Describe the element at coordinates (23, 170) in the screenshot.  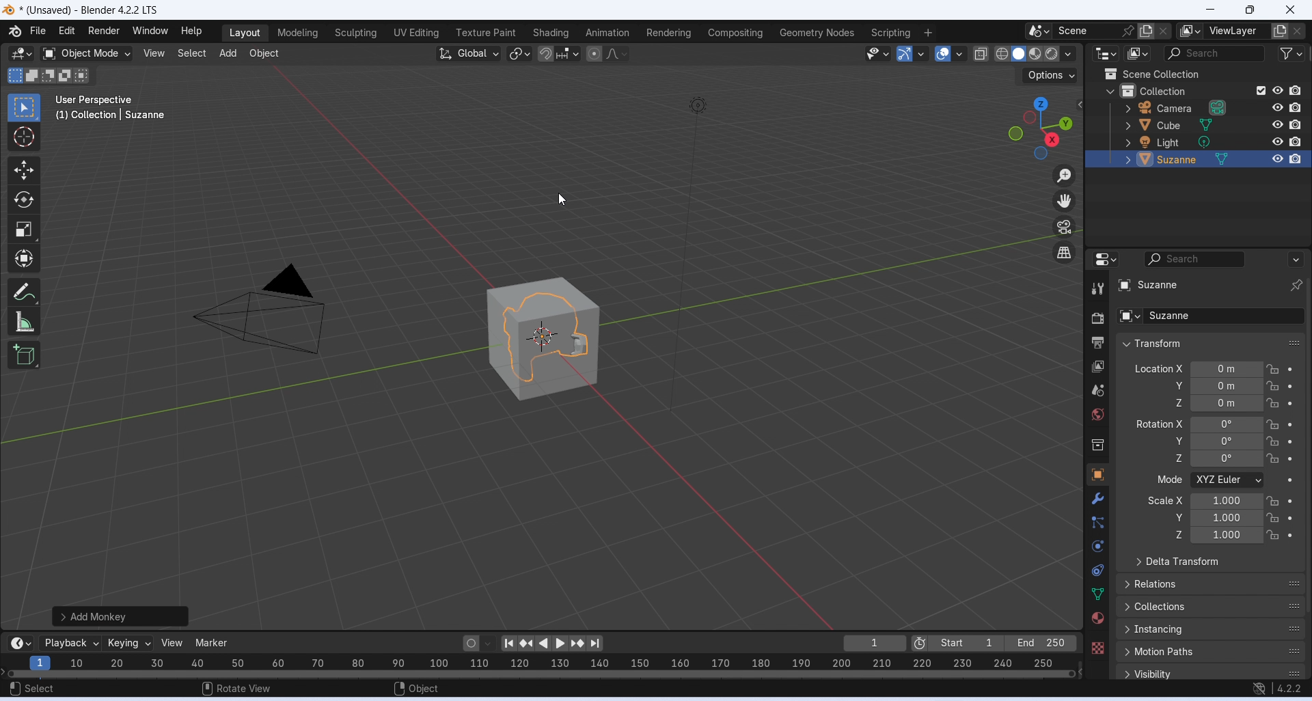
I see `Move` at that location.